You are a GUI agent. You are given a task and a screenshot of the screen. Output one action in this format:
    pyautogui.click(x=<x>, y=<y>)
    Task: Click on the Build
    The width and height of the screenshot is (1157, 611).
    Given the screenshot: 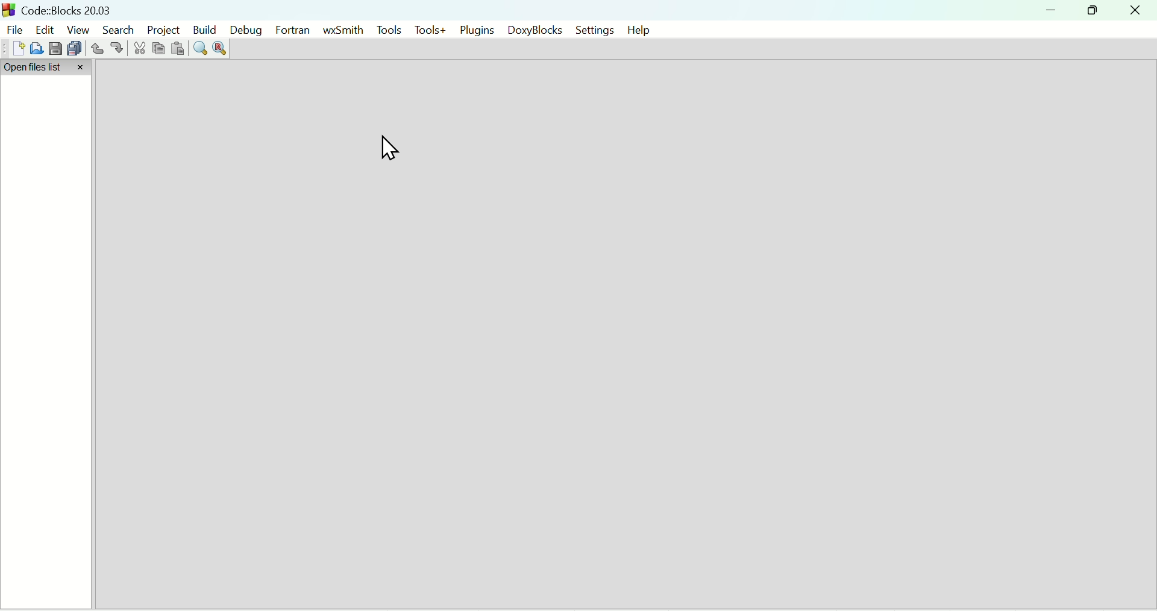 What is the action you would take?
    pyautogui.click(x=202, y=31)
    